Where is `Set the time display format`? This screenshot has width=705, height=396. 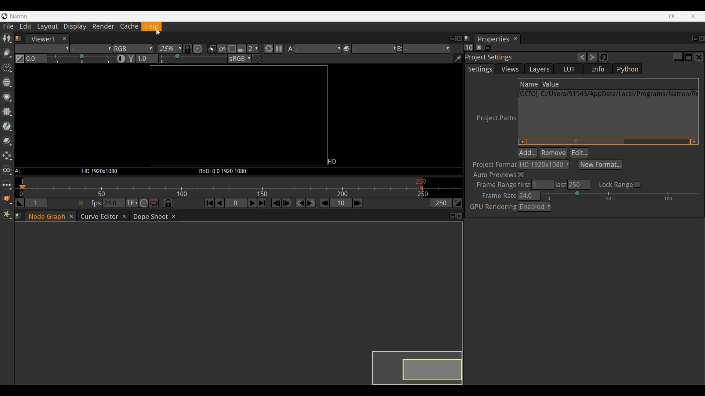
Set the time display format is located at coordinates (132, 203).